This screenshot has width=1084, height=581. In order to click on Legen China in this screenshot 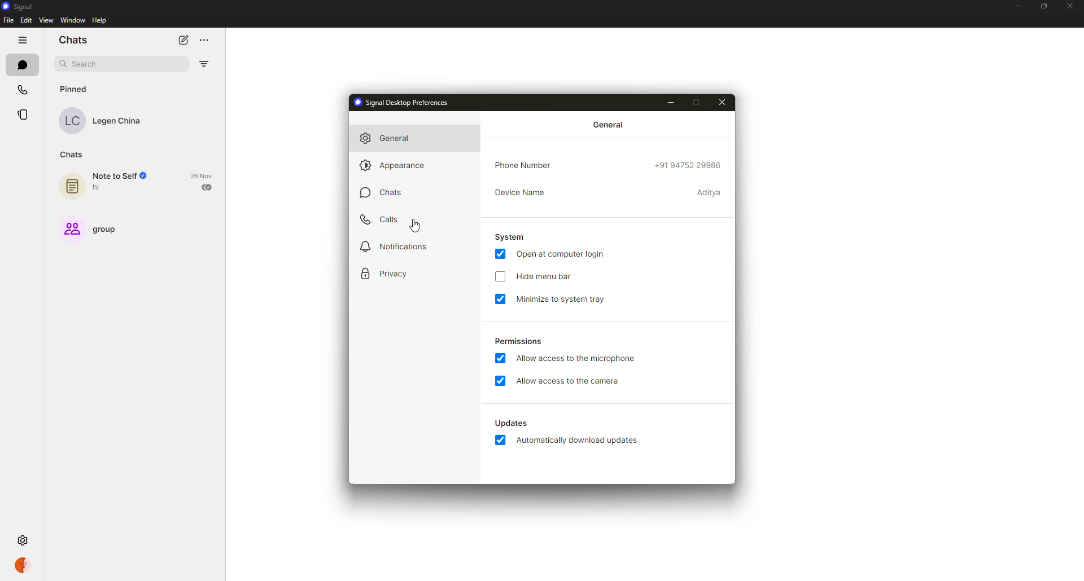, I will do `click(120, 122)`.